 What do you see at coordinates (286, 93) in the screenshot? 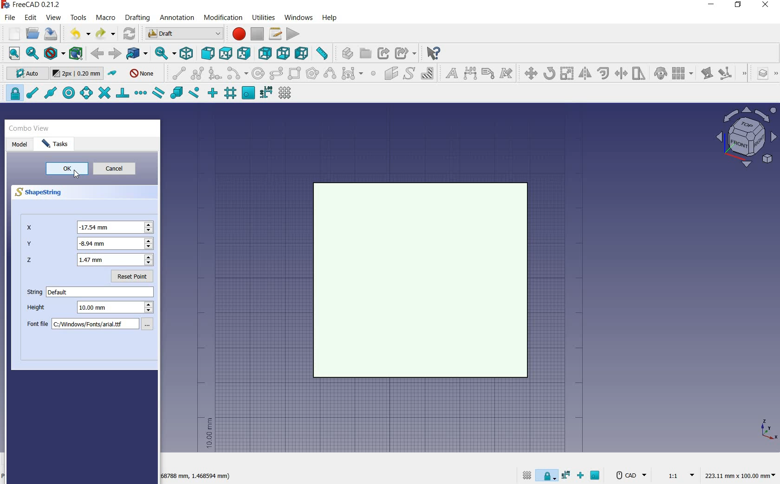
I see `toggle grid` at bounding box center [286, 93].